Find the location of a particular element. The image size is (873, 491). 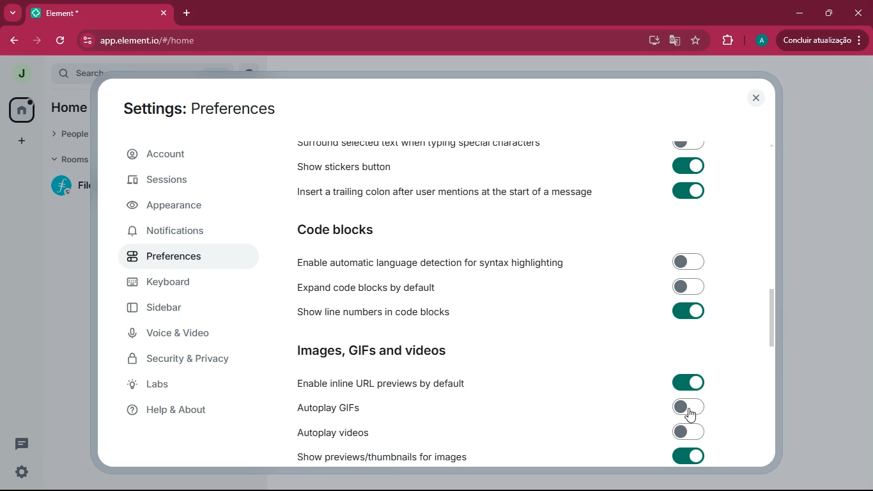

more is located at coordinates (12, 13).